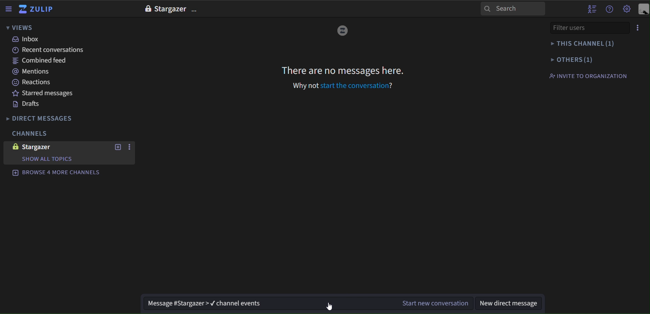 The height and width of the screenshot is (314, 650). I want to click on inbox, so click(26, 39).